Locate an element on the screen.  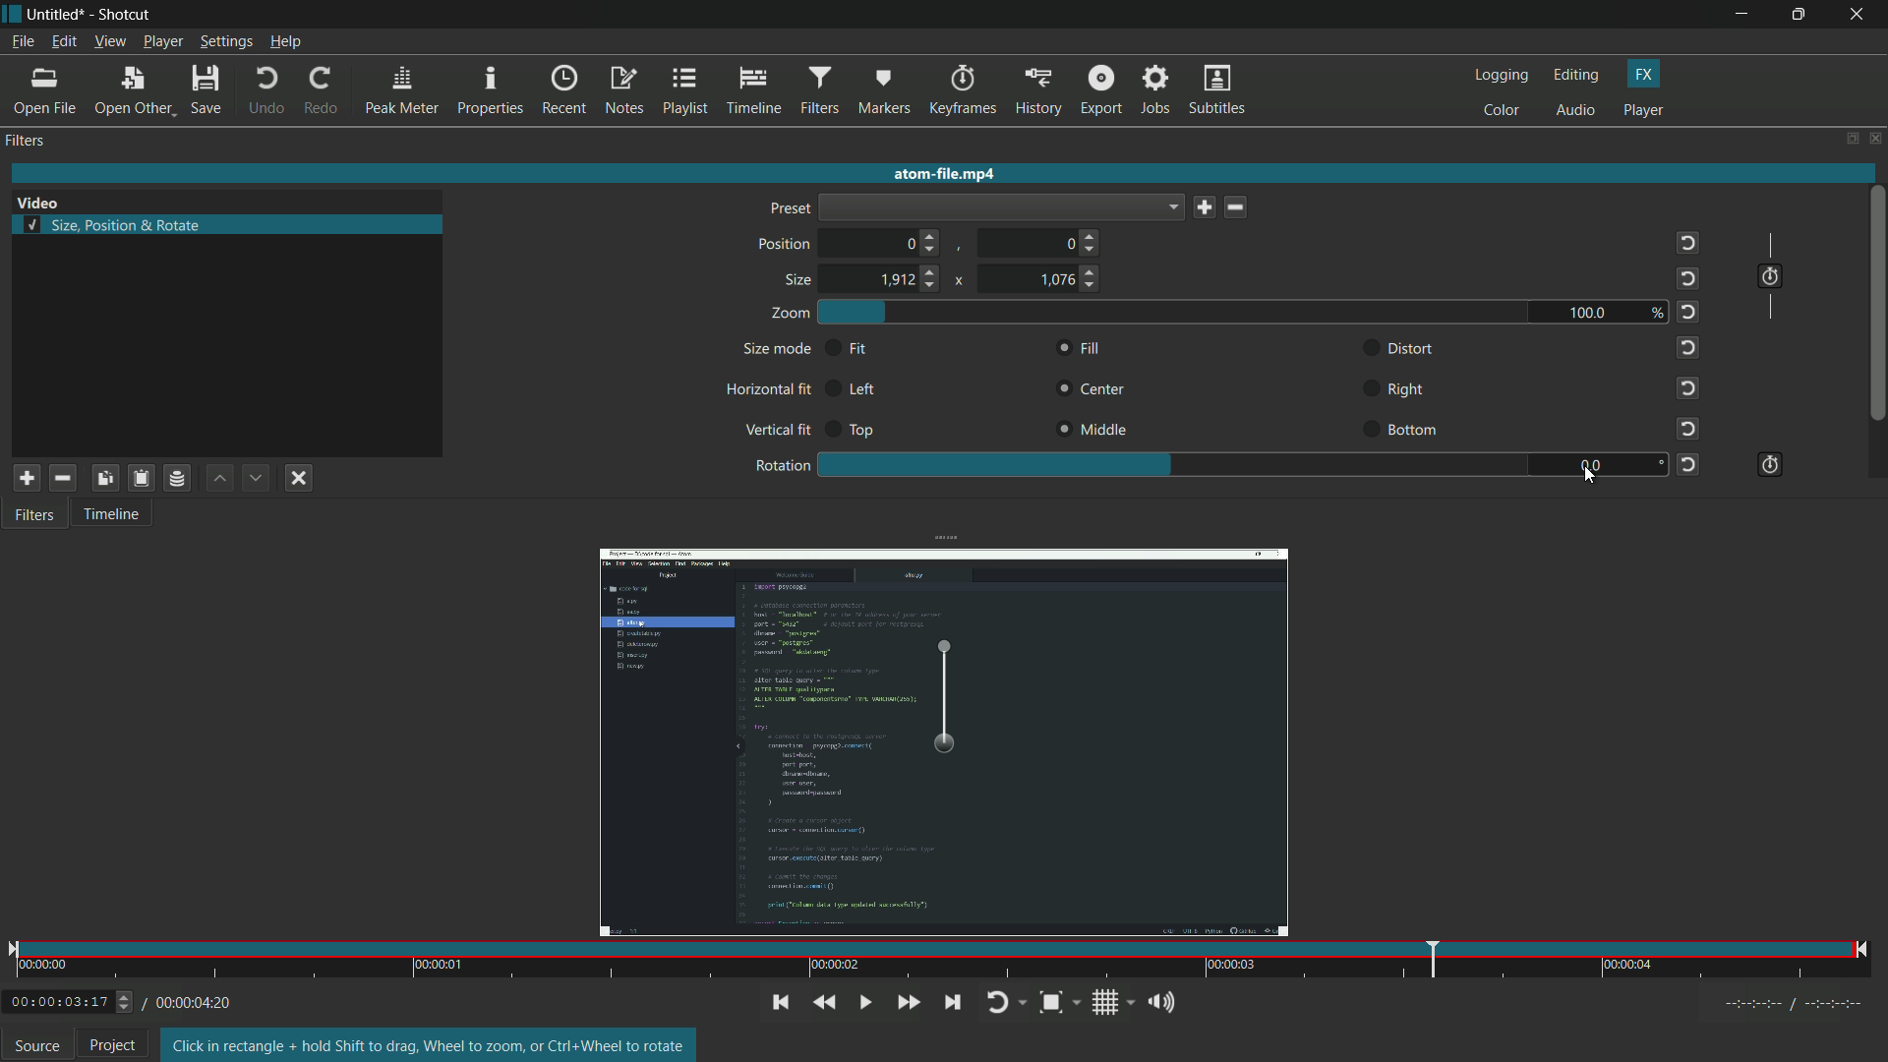
view menu is located at coordinates (109, 42).